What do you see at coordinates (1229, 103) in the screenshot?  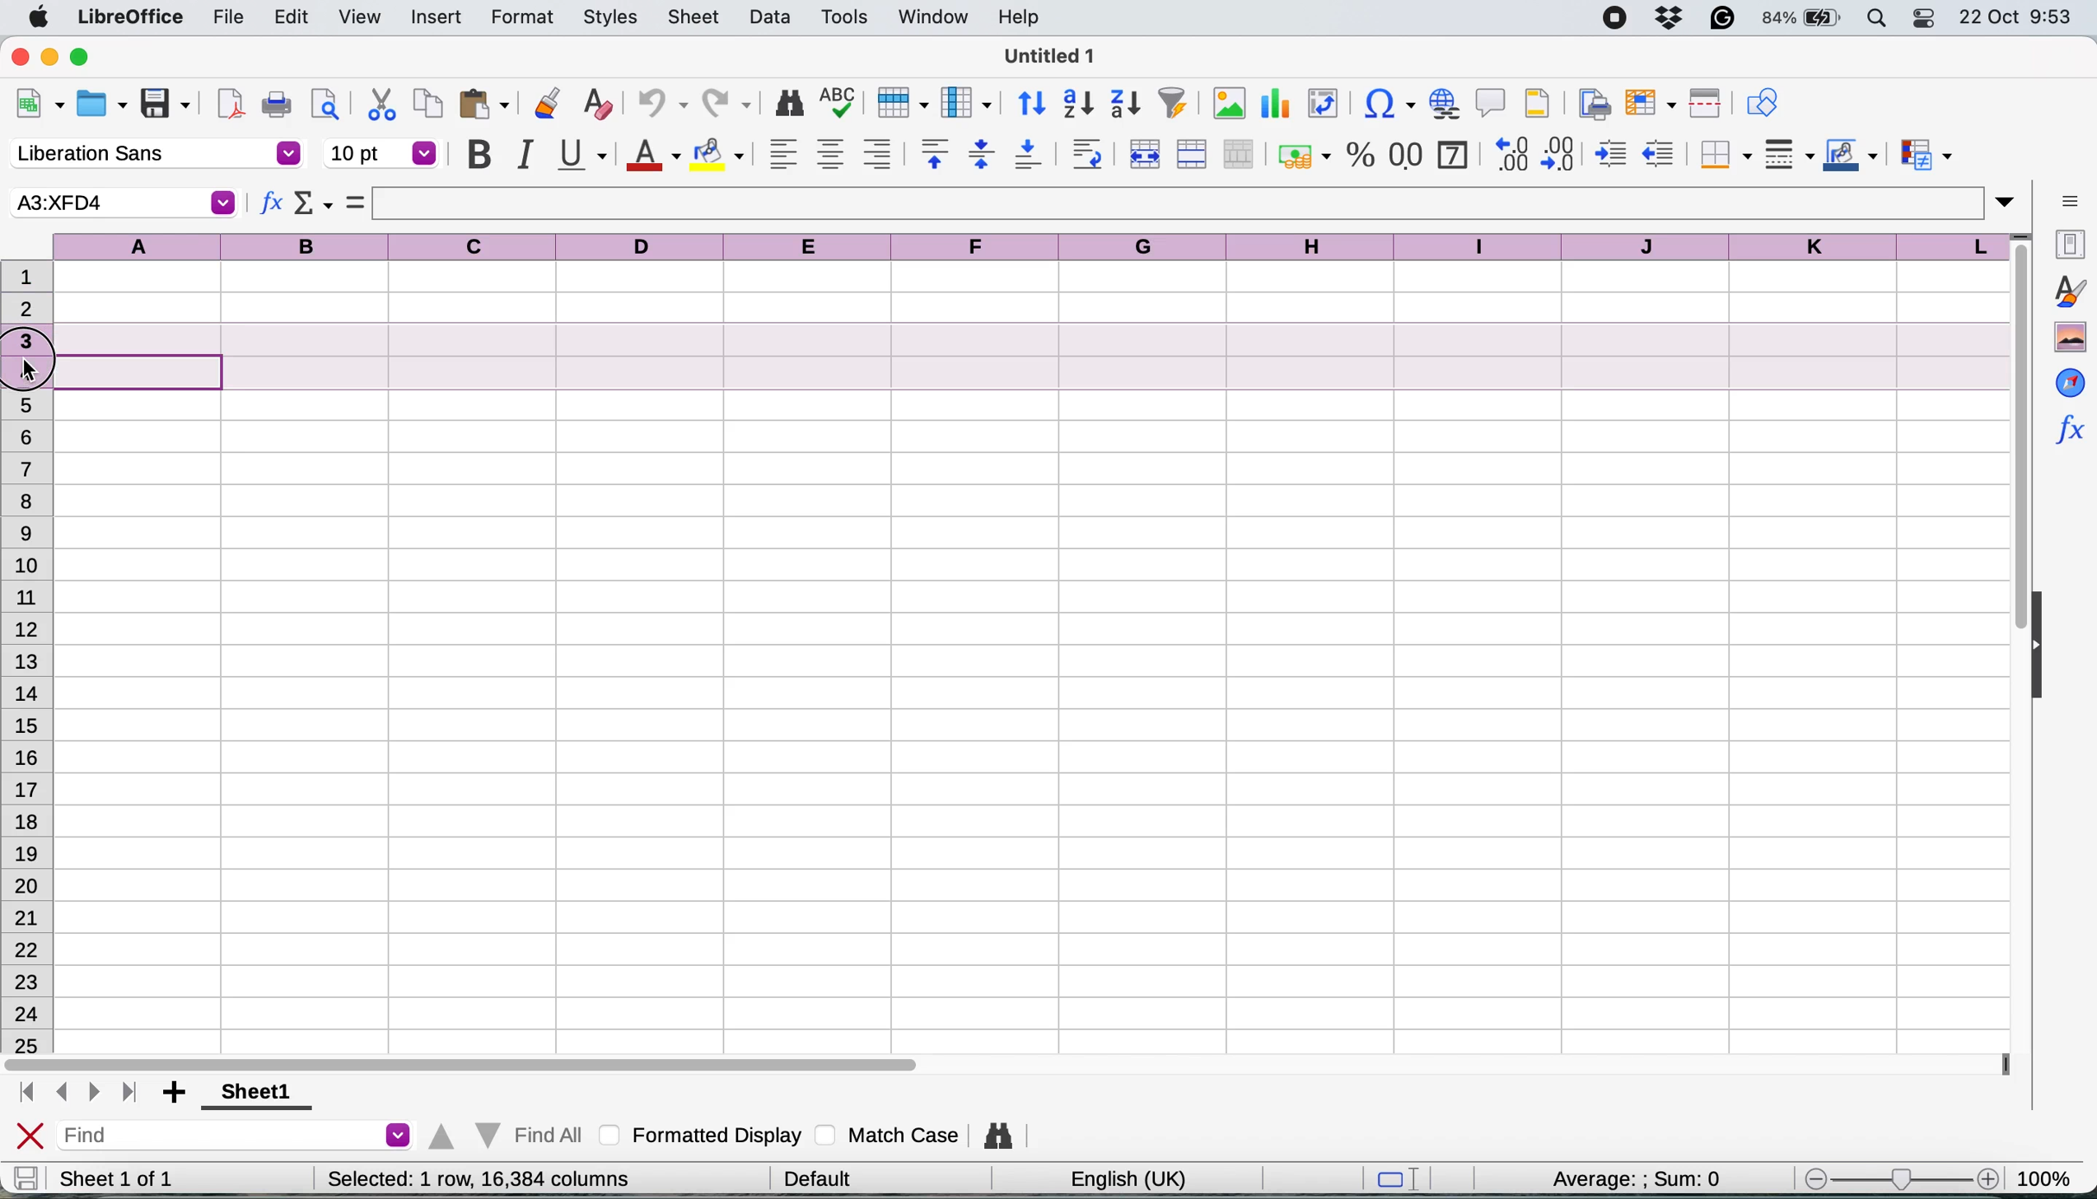 I see `insert image` at bounding box center [1229, 103].